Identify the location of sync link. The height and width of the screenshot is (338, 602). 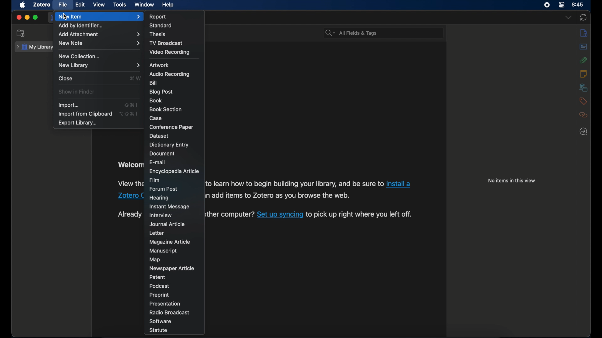
(280, 215).